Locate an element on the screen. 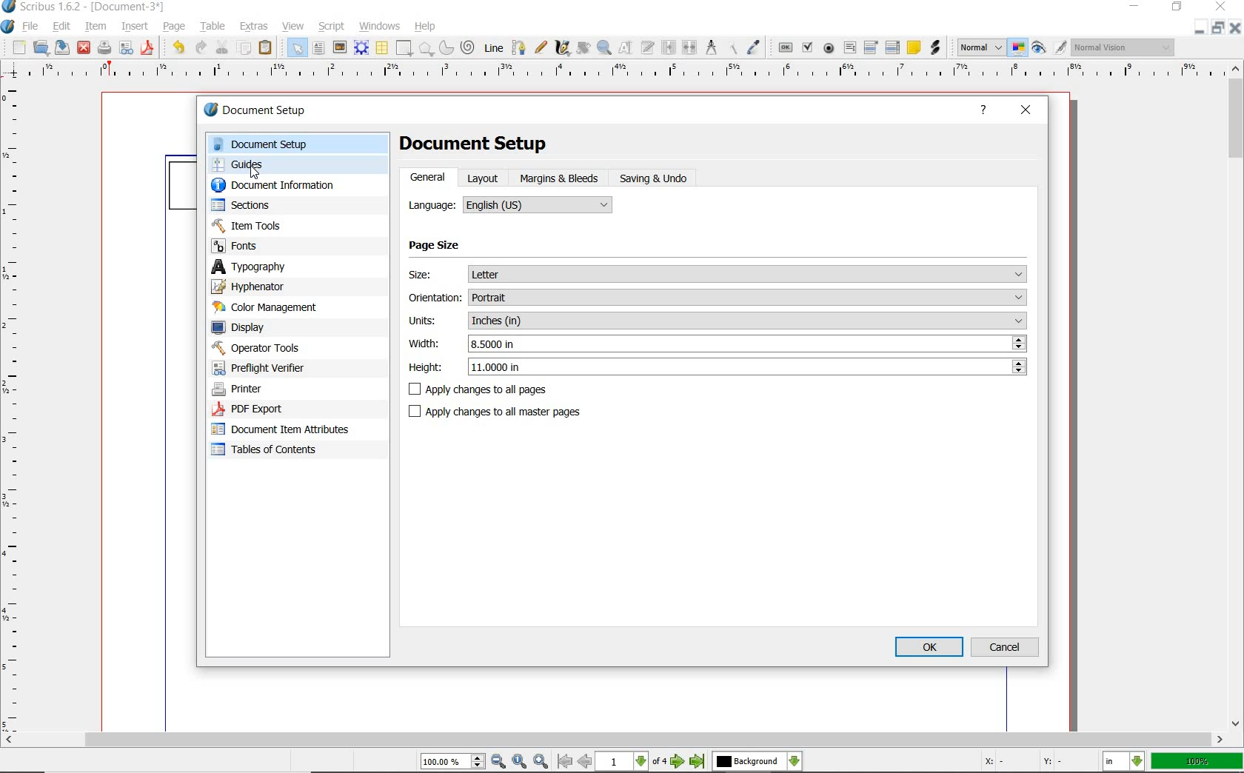  zoom in or zoom out is located at coordinates (605, 49).